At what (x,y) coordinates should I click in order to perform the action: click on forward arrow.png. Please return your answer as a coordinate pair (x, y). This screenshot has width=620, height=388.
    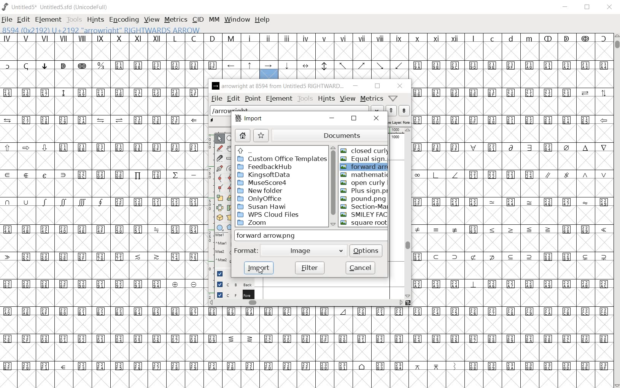
    Looking at the image, I should click on (365, 167).